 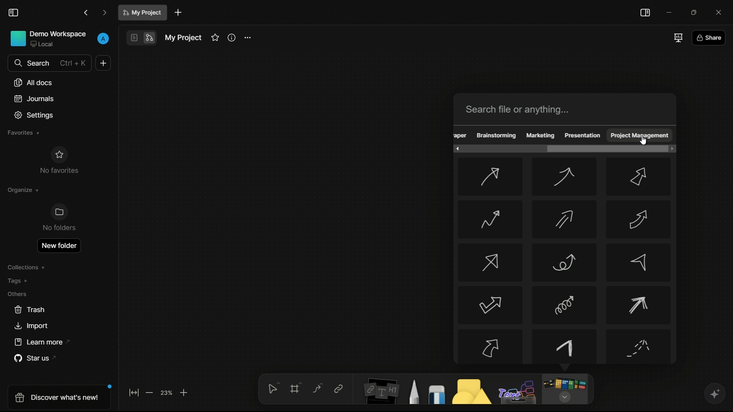 What do you see at coordinates (489, 306) in the screenshot?
I see `arrow-10` at bounding box center [489, 306].